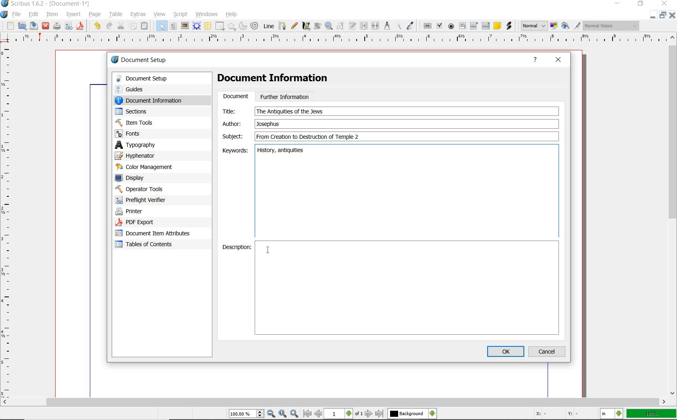 This screenshot has height=420, width=677. Describe the element at coordinates (97, 27) in the screenshot. I see `undo` at that location.